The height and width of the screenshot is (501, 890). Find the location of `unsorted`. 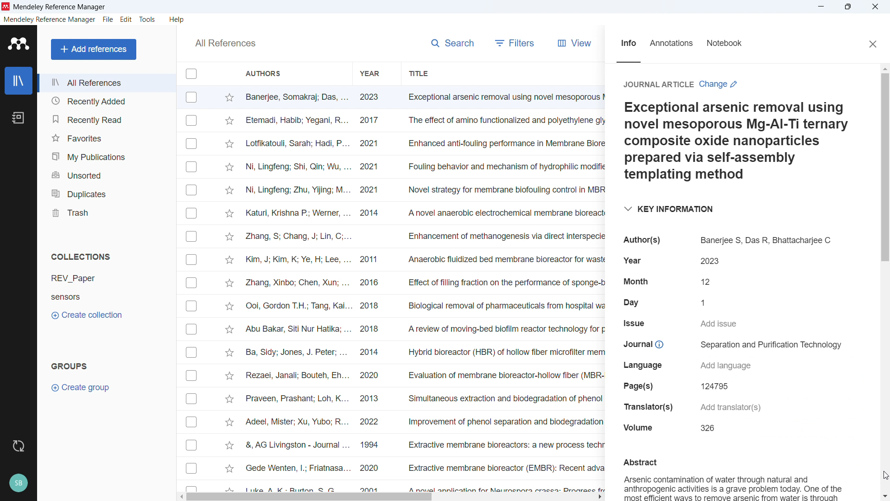

unsorted is located at coordinates (106, 173).